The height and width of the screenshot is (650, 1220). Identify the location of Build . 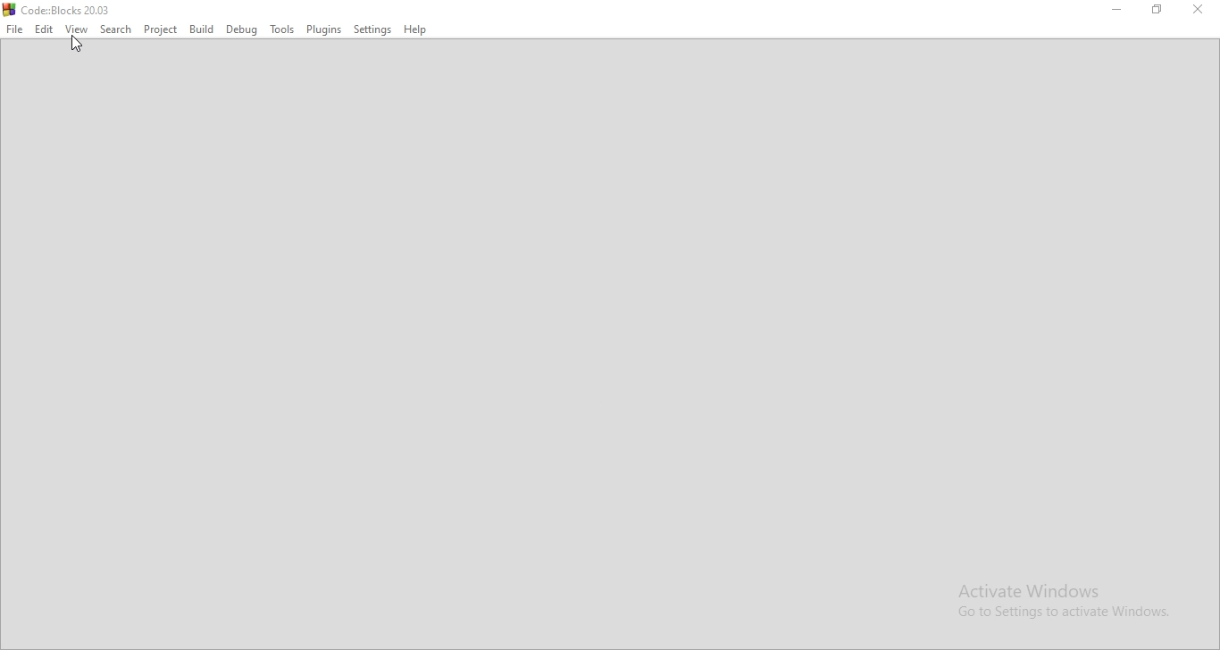
(199, 29).